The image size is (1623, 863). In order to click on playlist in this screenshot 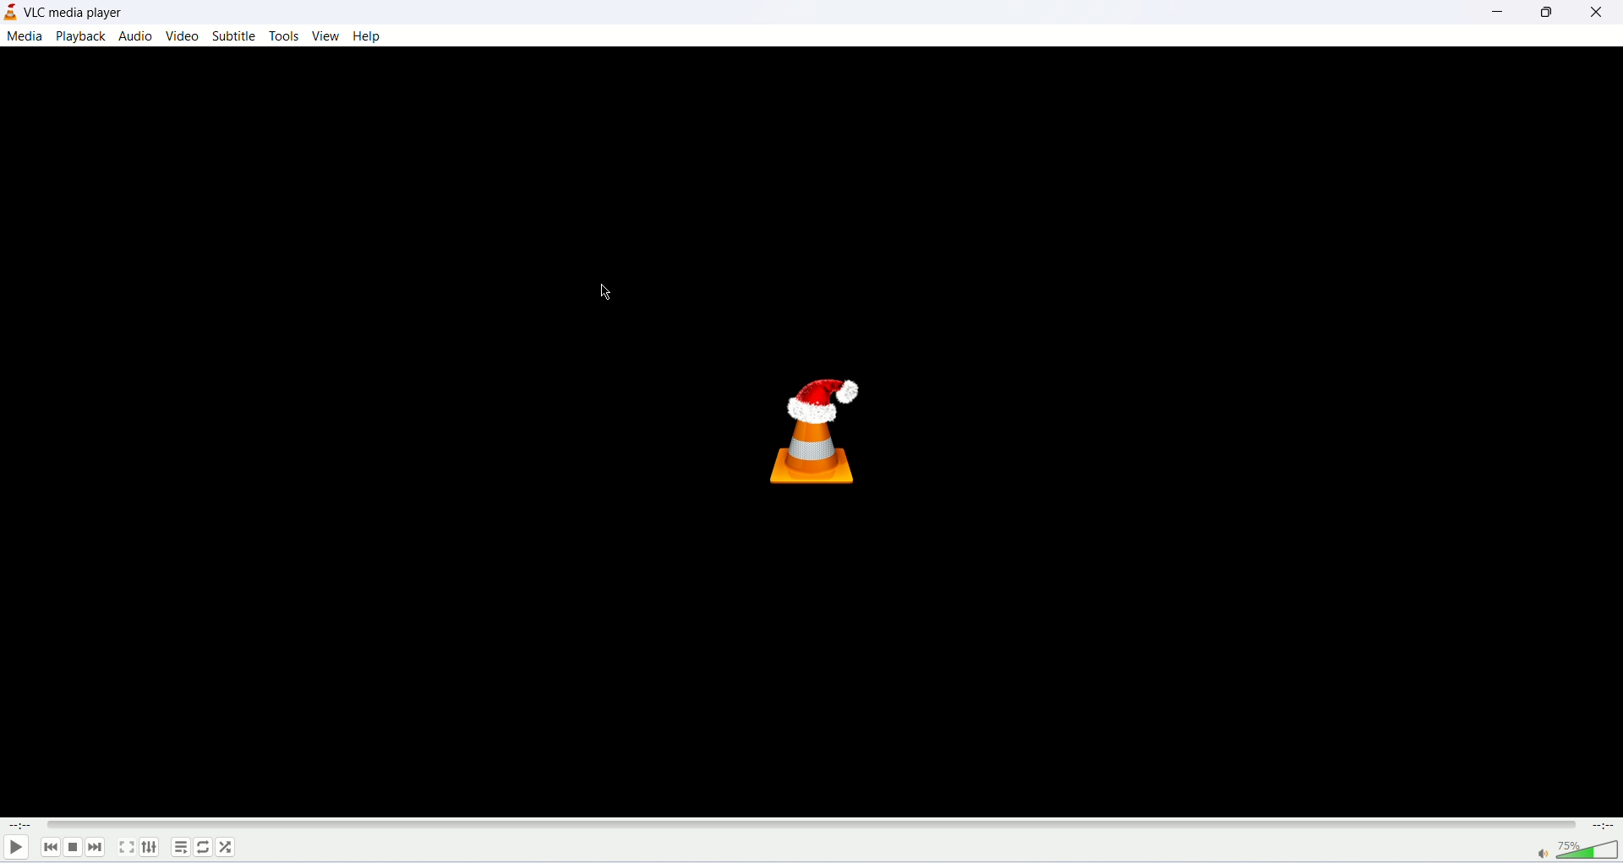, I will do `click(178, 846)`.